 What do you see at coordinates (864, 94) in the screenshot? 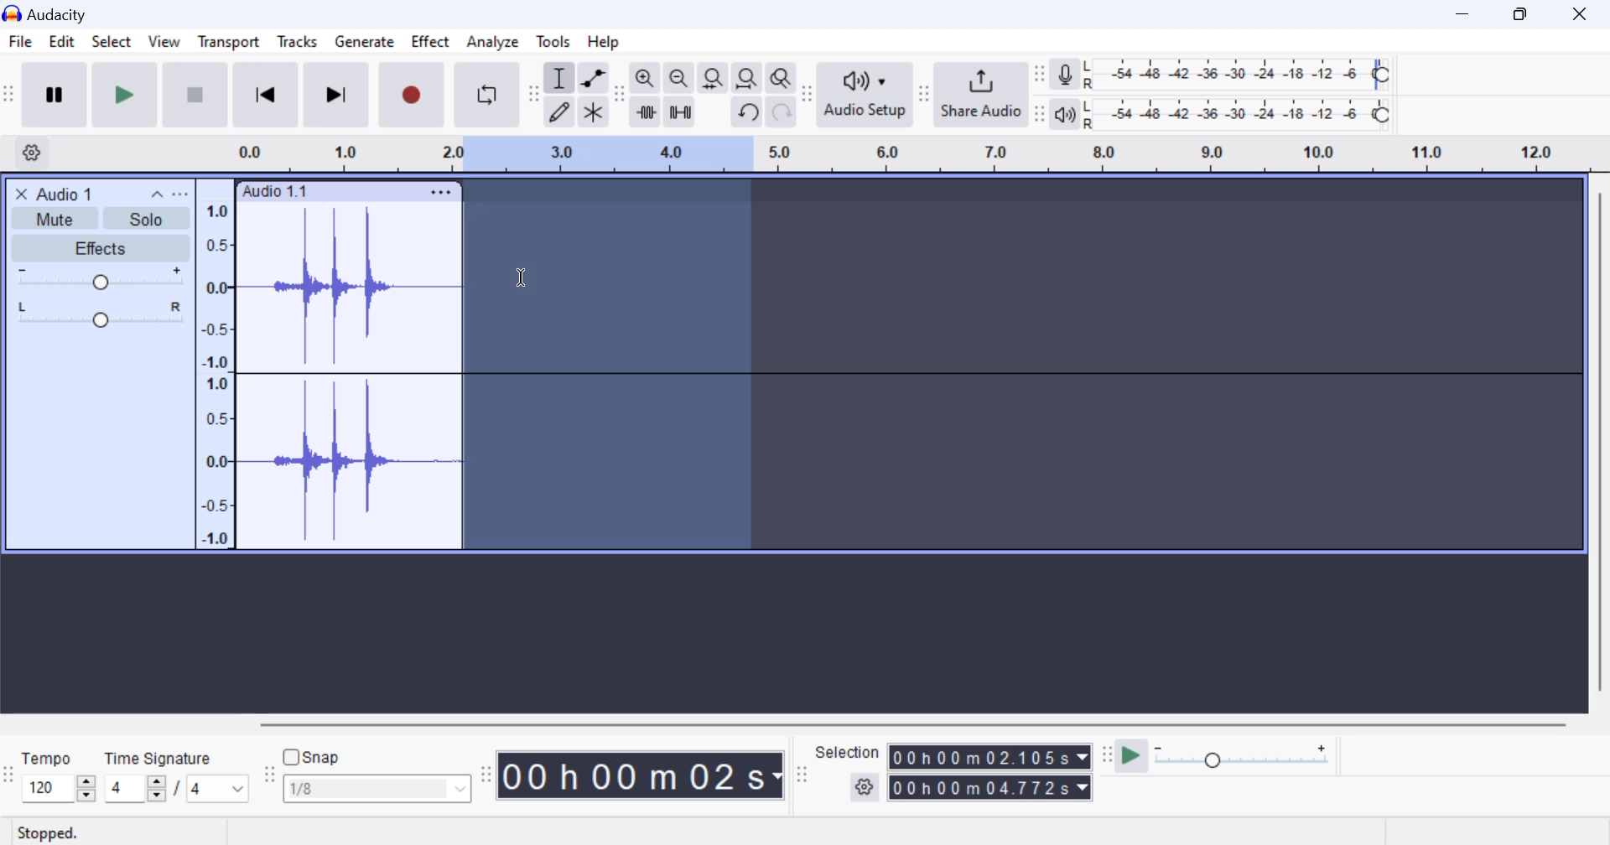
I see `Audio Setup` at bounding box center [864, 94].